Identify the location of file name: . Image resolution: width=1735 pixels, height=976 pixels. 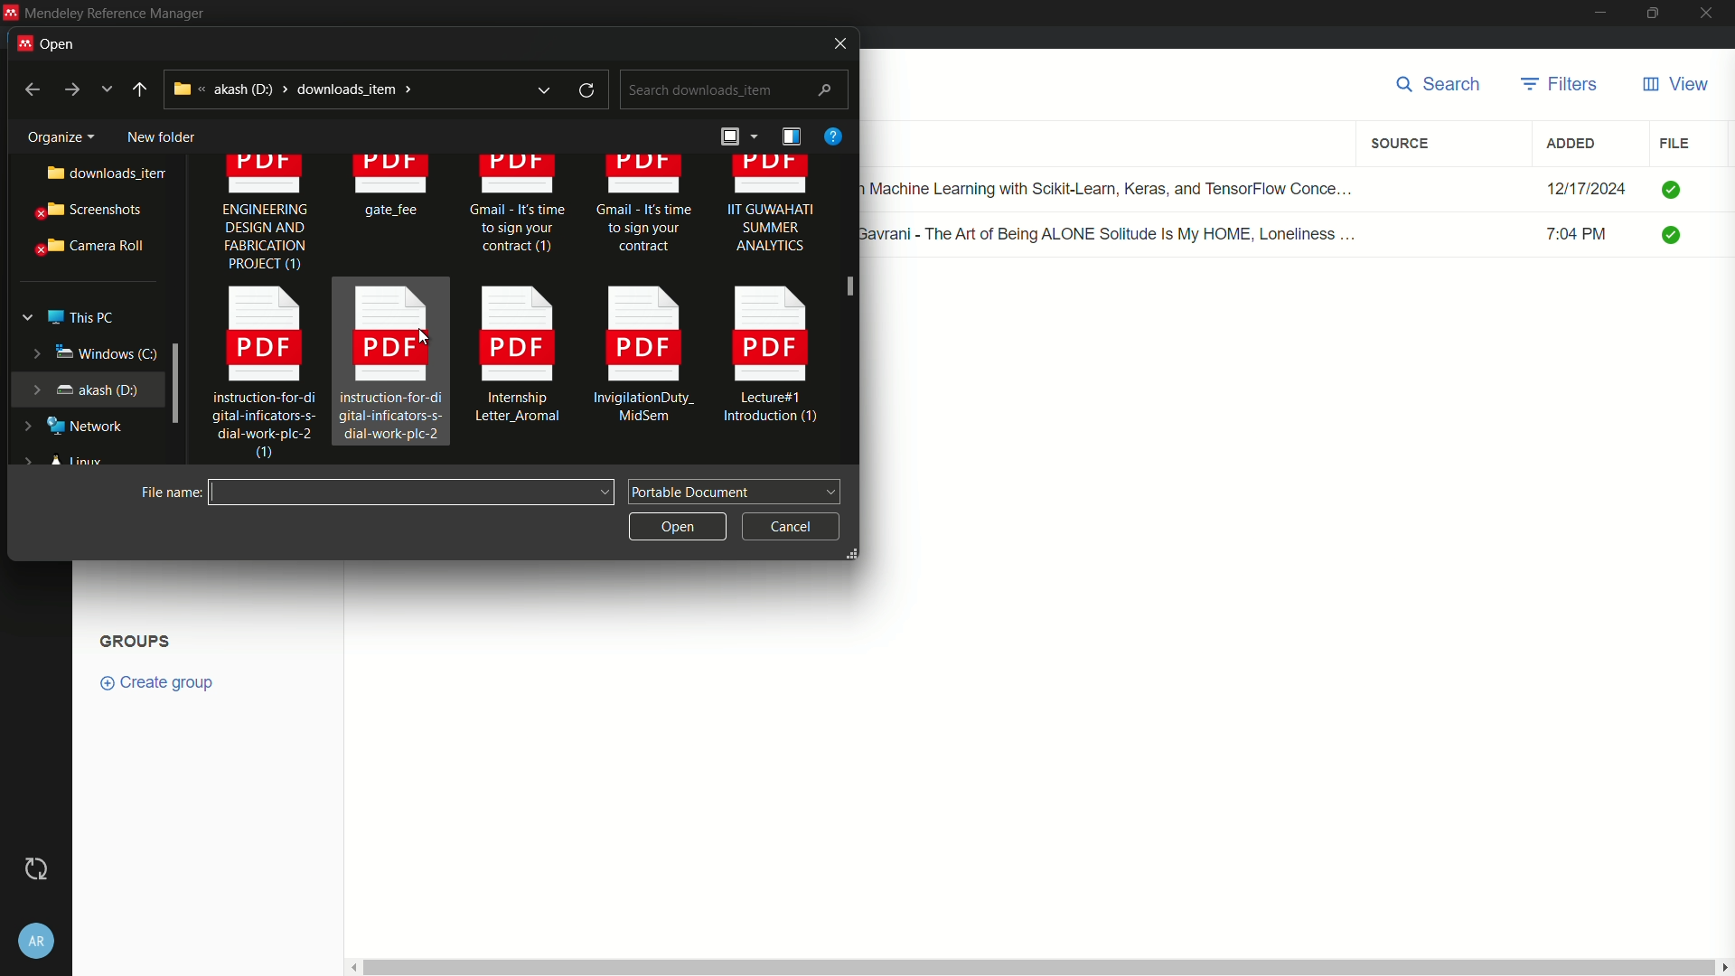
(412, 493).